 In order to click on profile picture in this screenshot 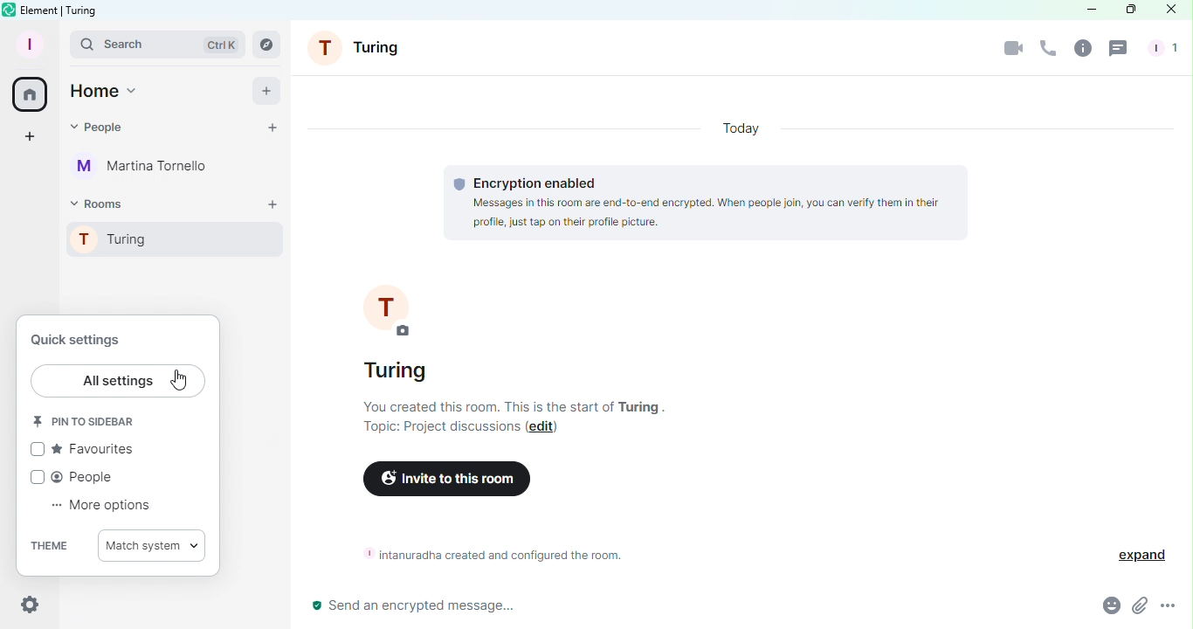, I will do `click(394, 310)`.